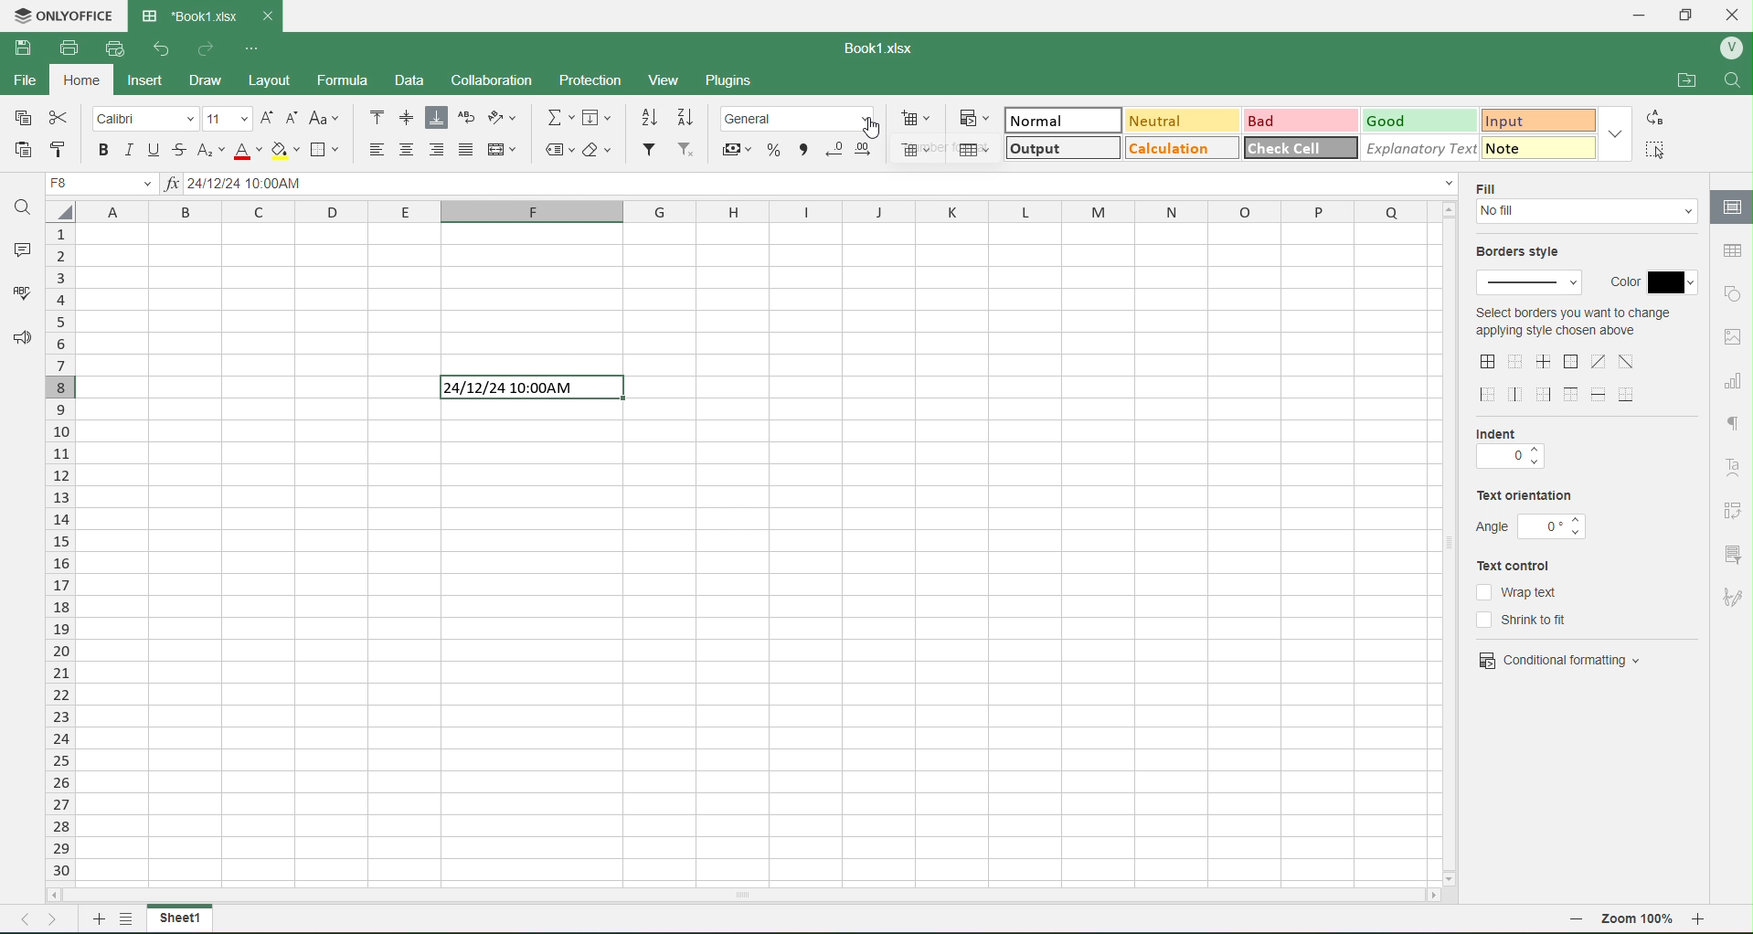  I want to click on drawing tool, so click(1731, 597).